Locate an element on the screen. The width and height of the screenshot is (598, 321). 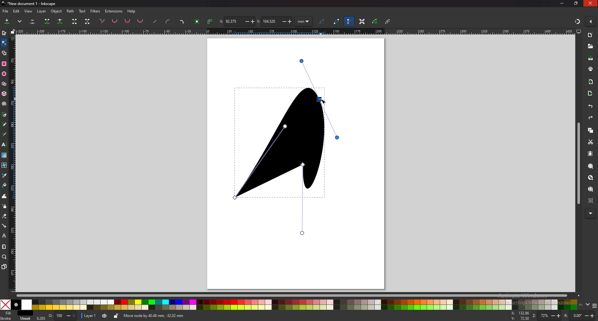
tweak is located at coordinates (4, 196).